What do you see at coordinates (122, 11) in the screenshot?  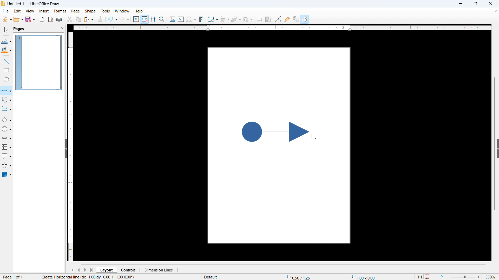 I see `Window ` at bounding box center [122, 11].